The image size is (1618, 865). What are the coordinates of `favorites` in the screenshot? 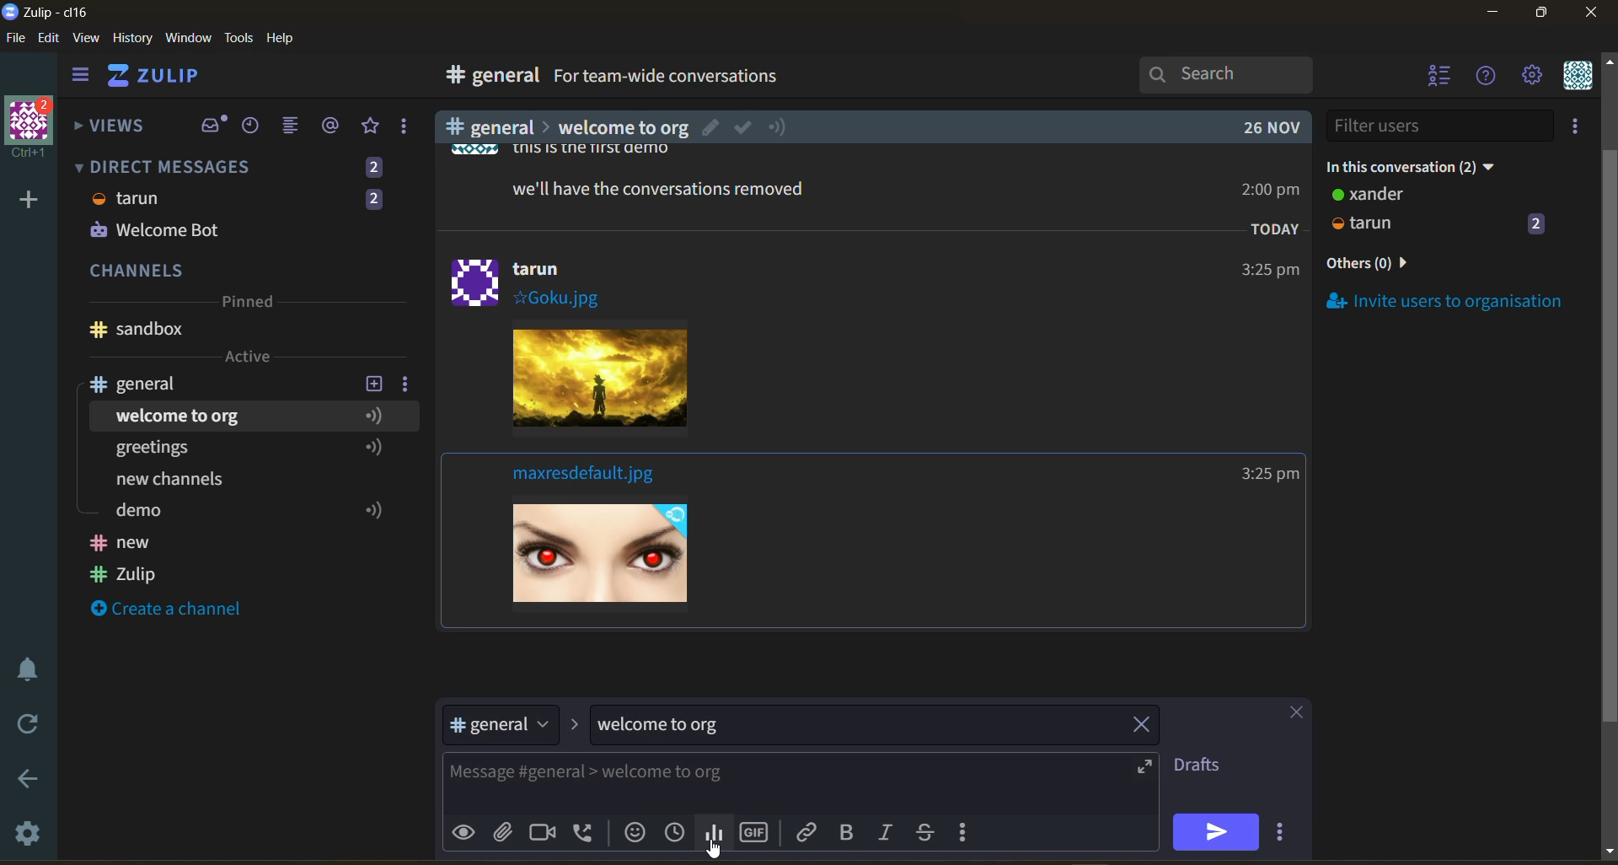 It's located at (372, 126).